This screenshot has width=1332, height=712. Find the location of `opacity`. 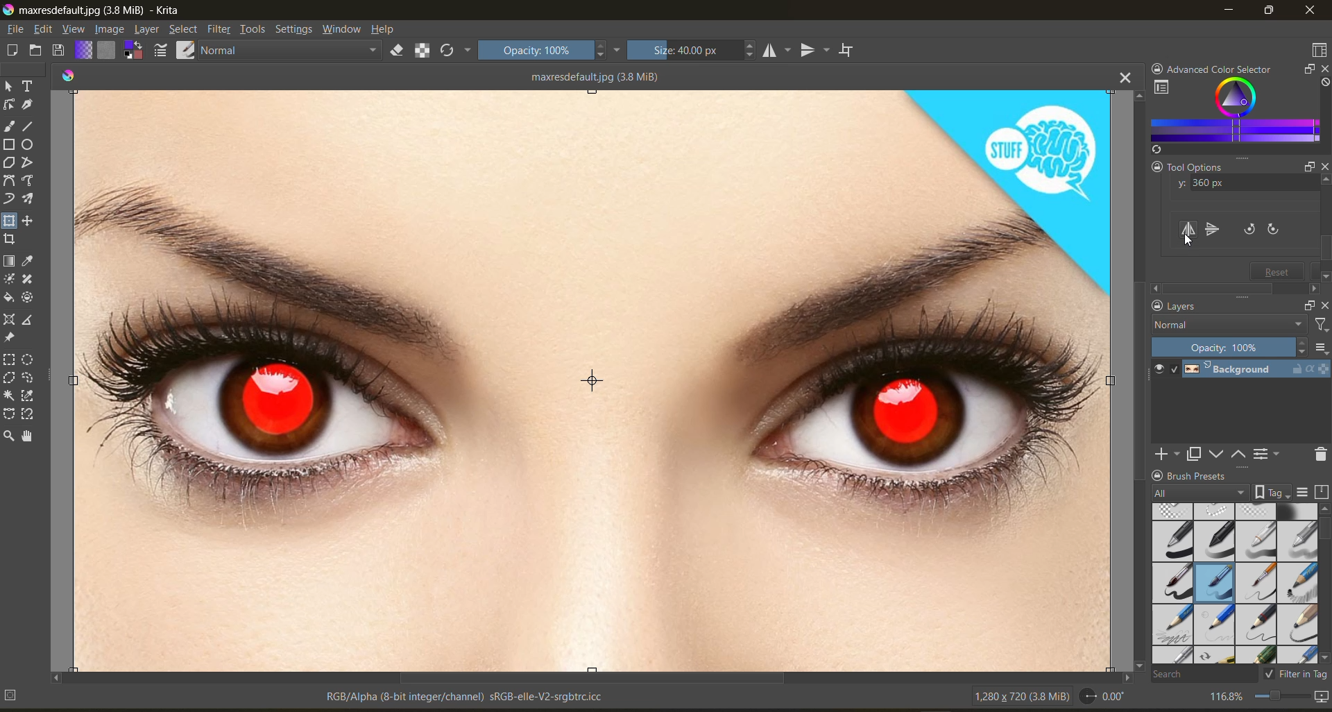

opacity is located at coordinates (550, 52).